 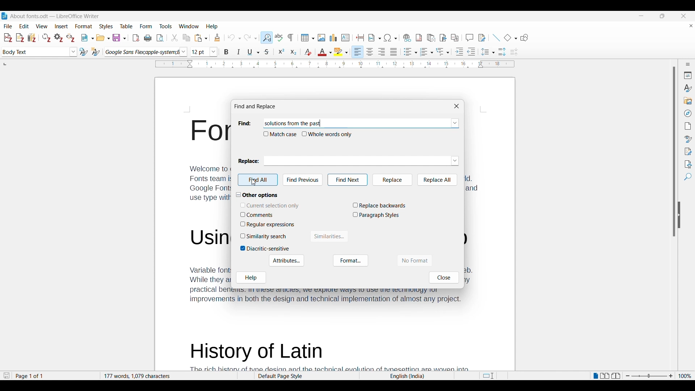 What do you see at coordinates (251, 278) in the screenshot?
I see `Help` at bounding box center [251, 278].